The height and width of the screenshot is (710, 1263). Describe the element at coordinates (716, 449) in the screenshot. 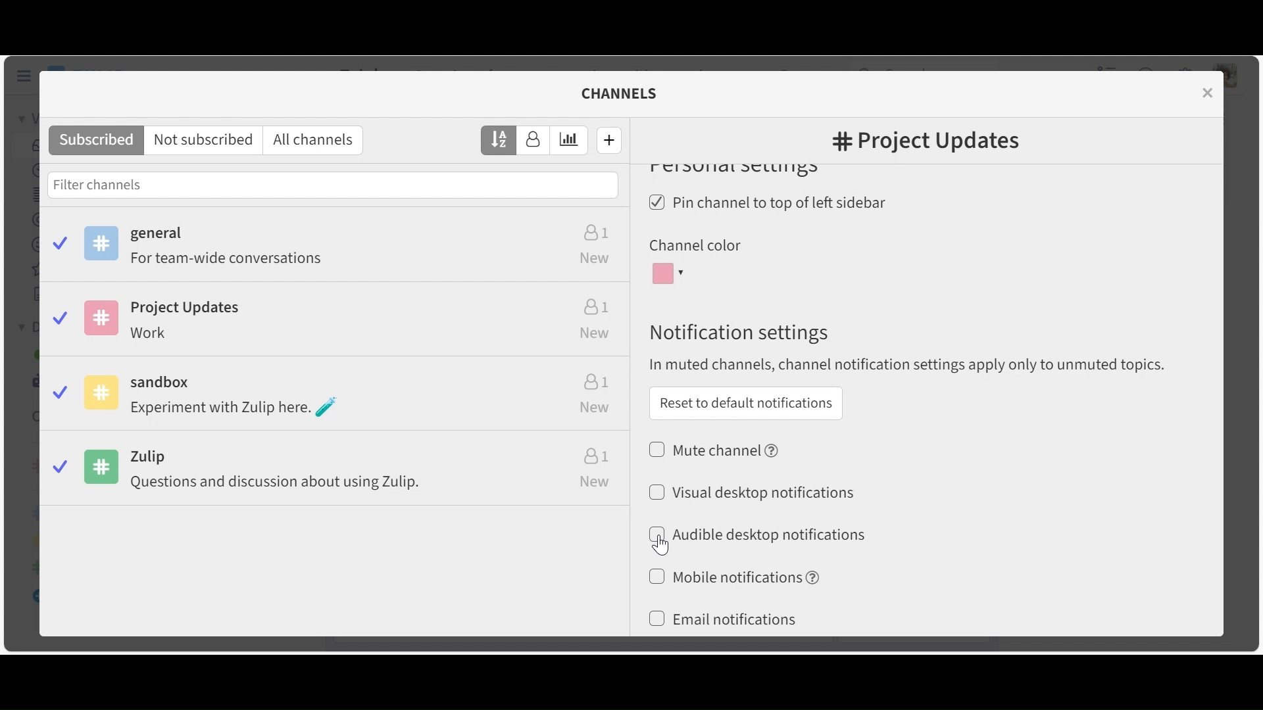

I see `(un)select Mute channel ` at that location.